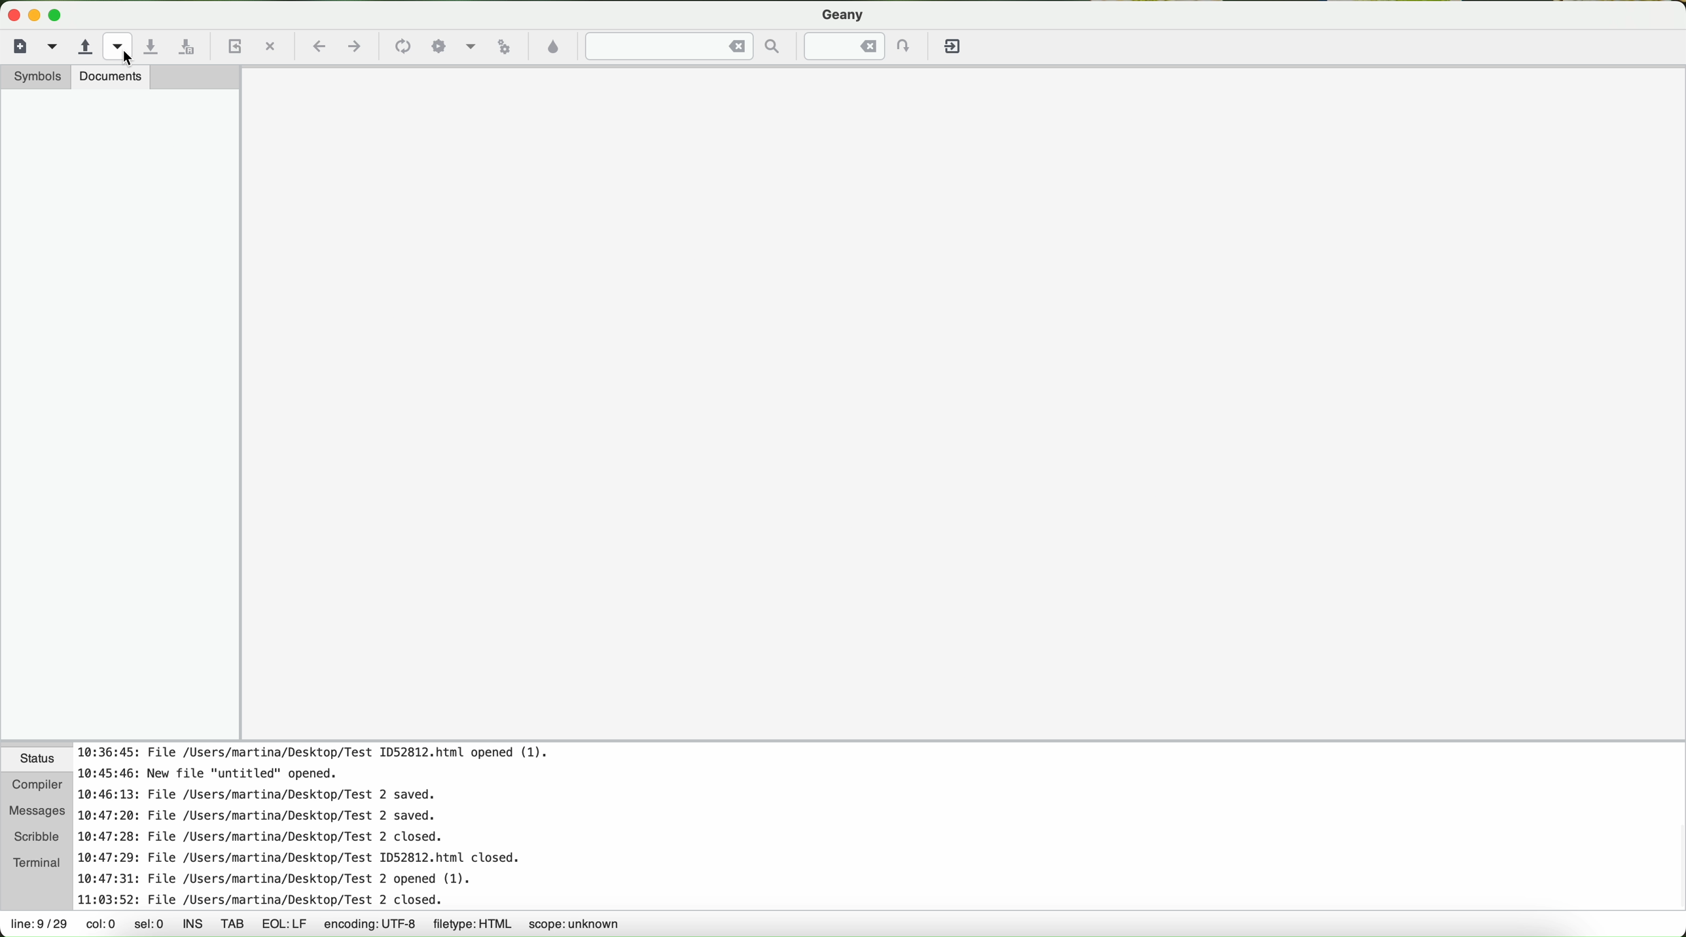 The image size is (1686, 937). I want to click on open an existing file, so click(84, 48).